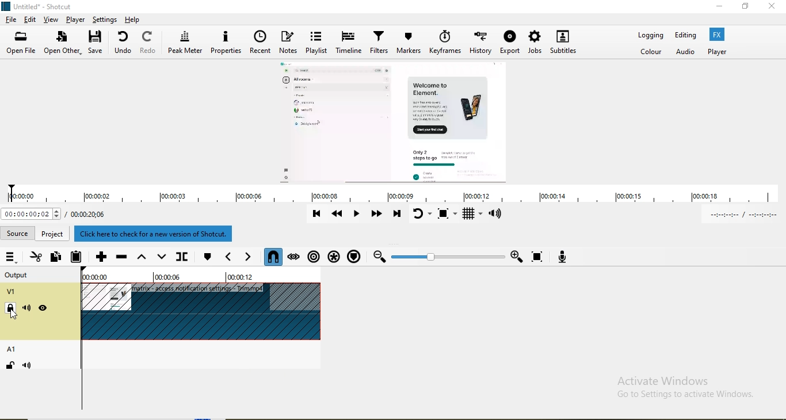 The height and width of the screenshot is (420, 786). Describe the element at coordinates (201, 312) in the screenshot. I see `Video track` at that location.